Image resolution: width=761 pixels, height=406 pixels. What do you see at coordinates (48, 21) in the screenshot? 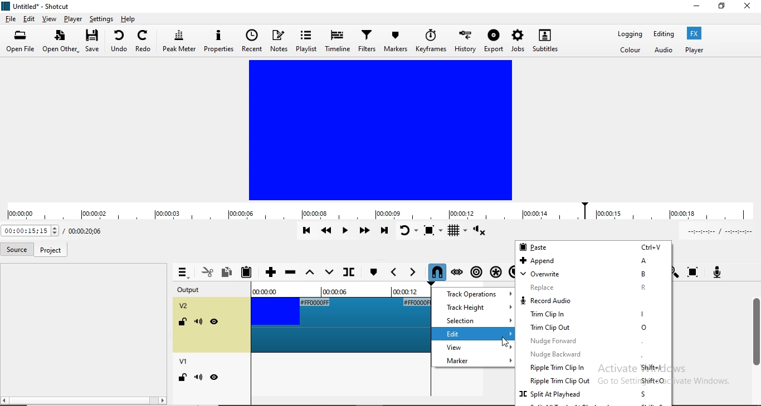
I see `view` at bounding box center [48, 21].